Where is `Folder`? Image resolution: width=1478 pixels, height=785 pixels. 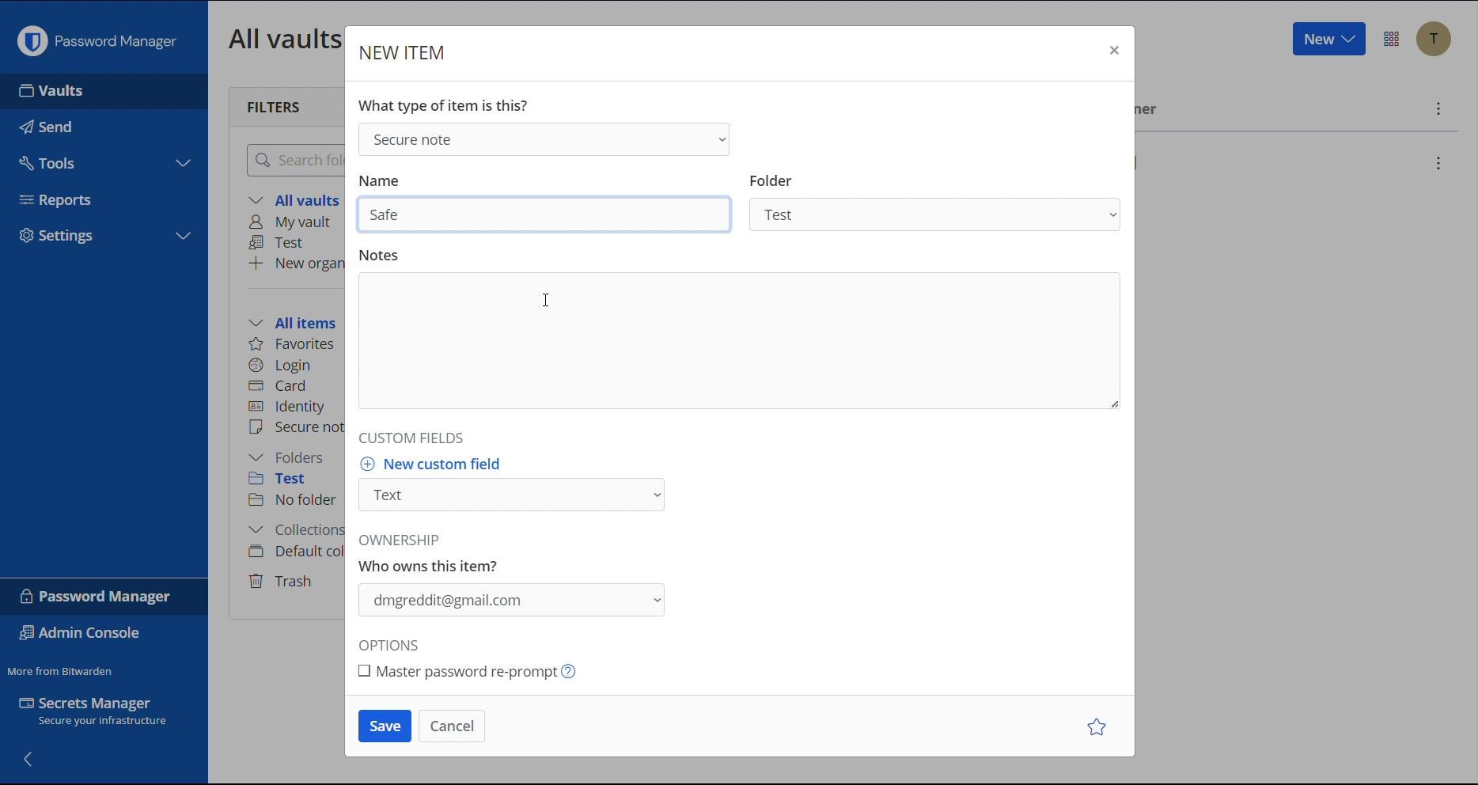 Folder is located at coordinates (936, 214).